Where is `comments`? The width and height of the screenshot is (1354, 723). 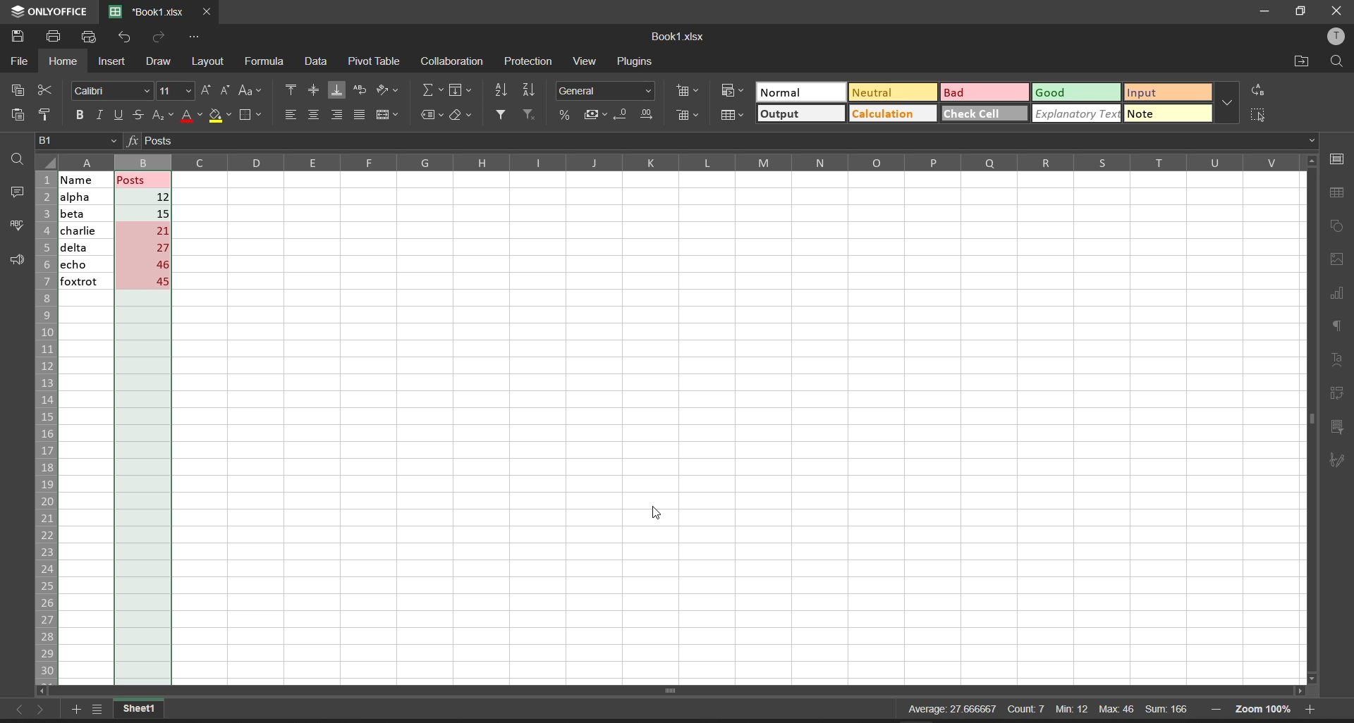
comments is located at coordinates (17, 195).